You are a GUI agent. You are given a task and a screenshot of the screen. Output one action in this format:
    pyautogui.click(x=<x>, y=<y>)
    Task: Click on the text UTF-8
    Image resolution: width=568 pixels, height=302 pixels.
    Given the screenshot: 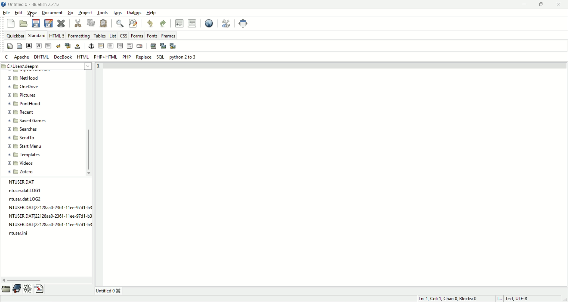 What is the action you would take?
    pyautogui.click(x=532, y=299)
    